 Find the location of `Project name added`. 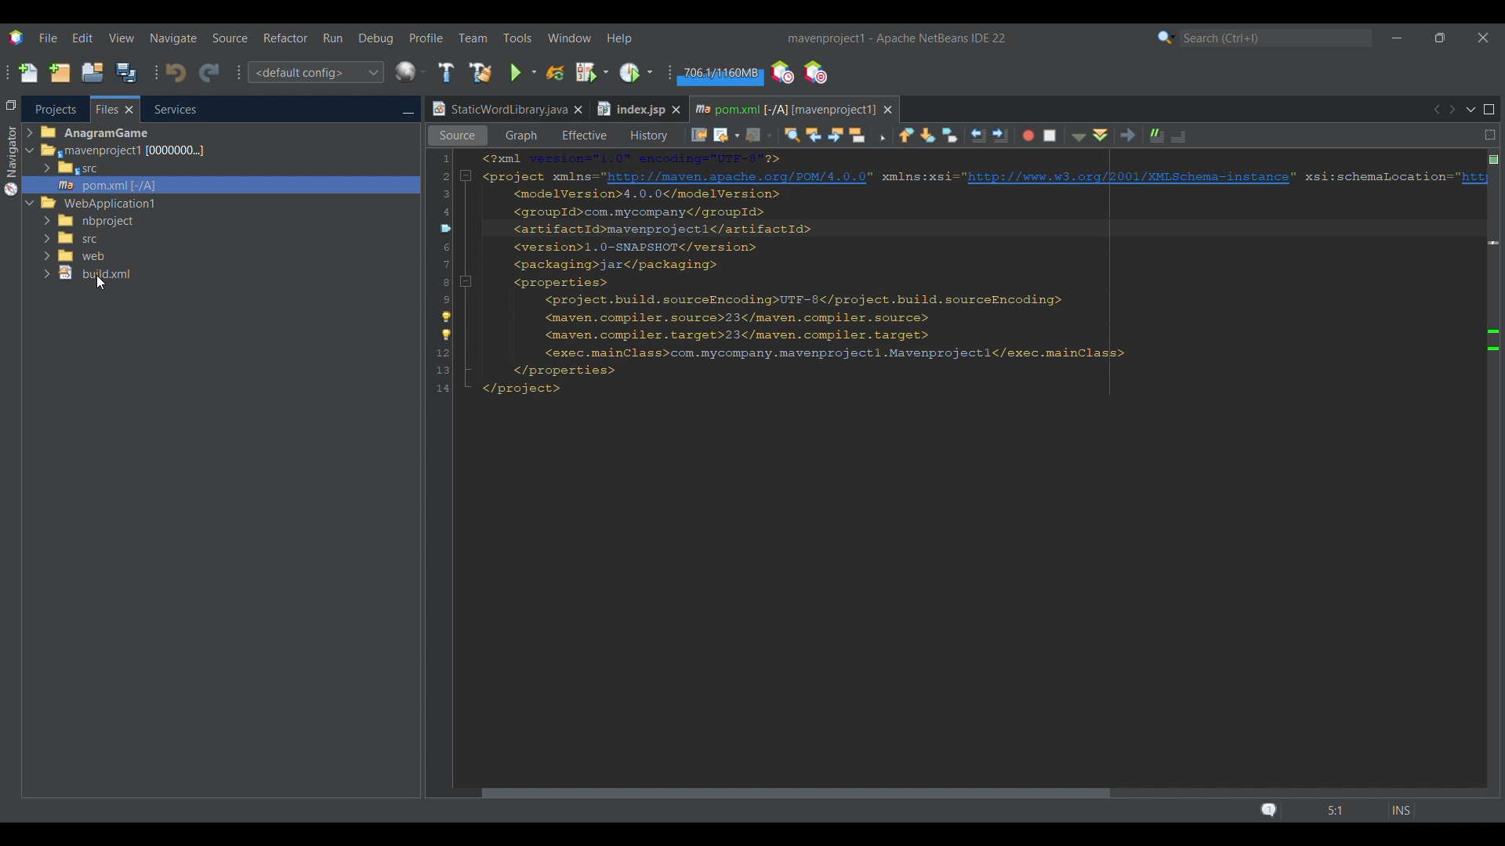

Project name added is located at coordinates (896, 38).